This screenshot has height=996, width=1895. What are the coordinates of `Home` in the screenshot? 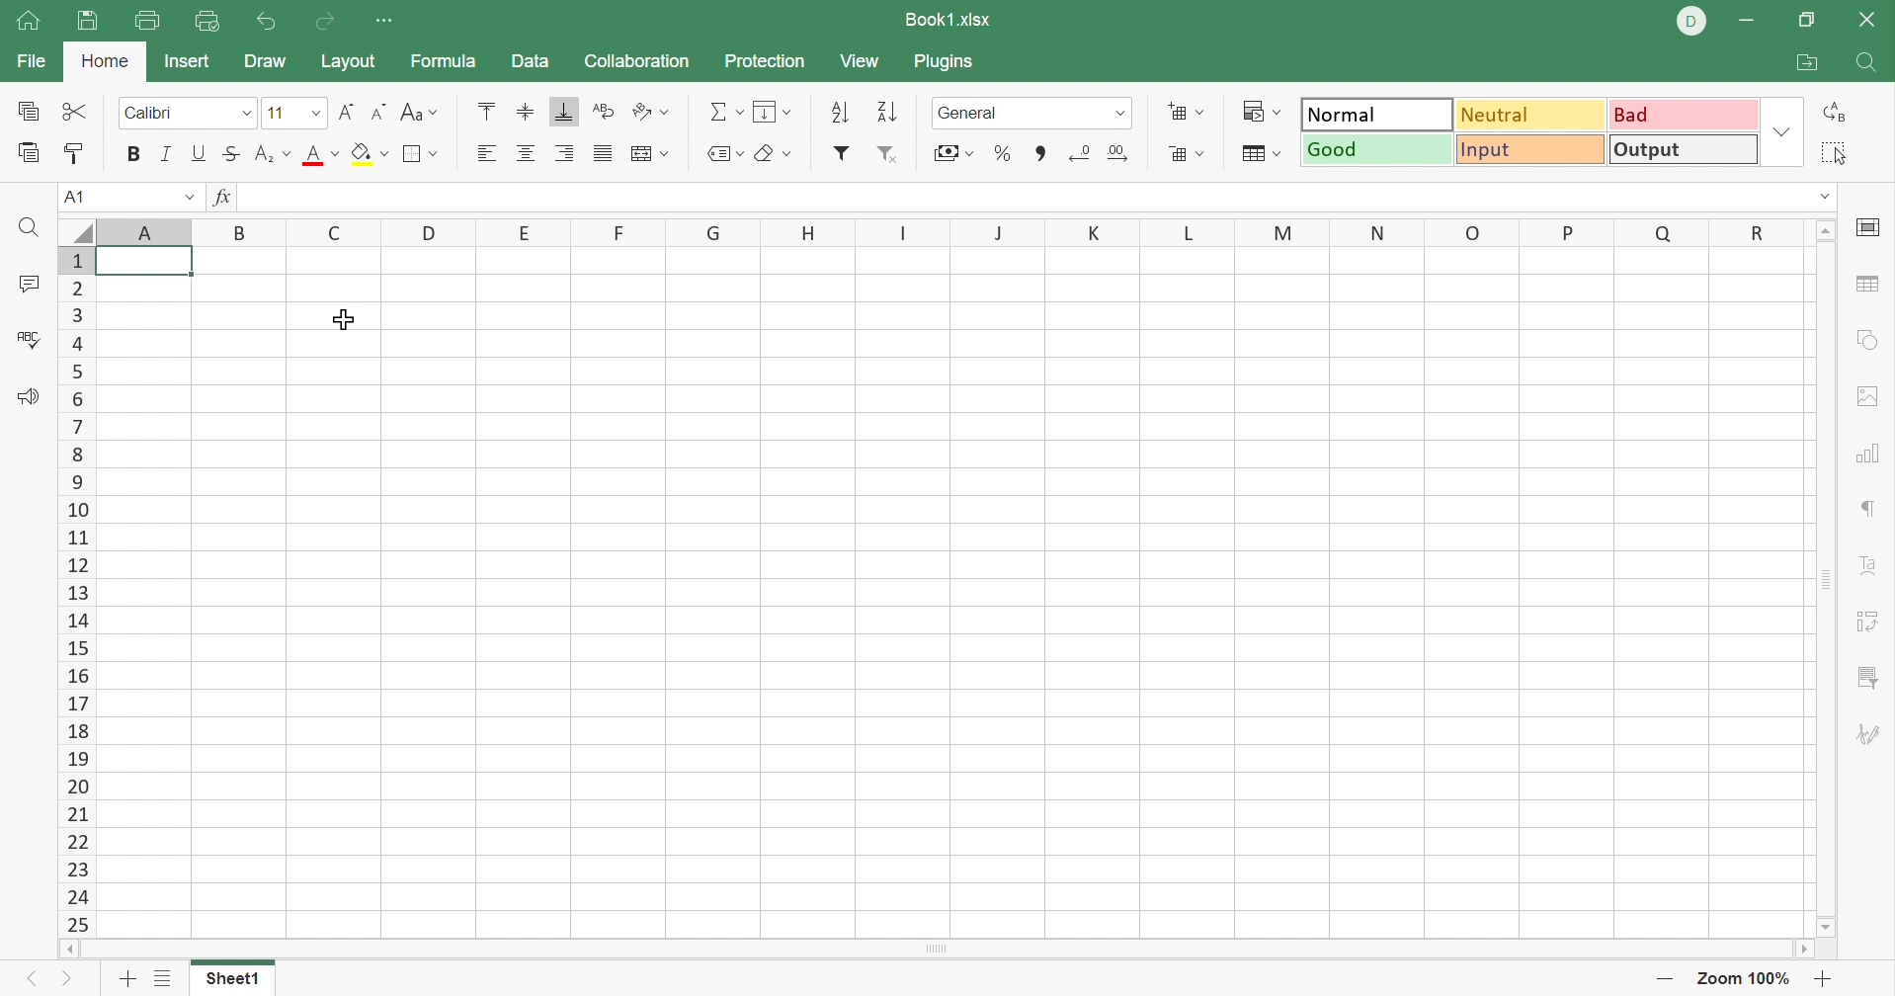 It's located at (104, 64).